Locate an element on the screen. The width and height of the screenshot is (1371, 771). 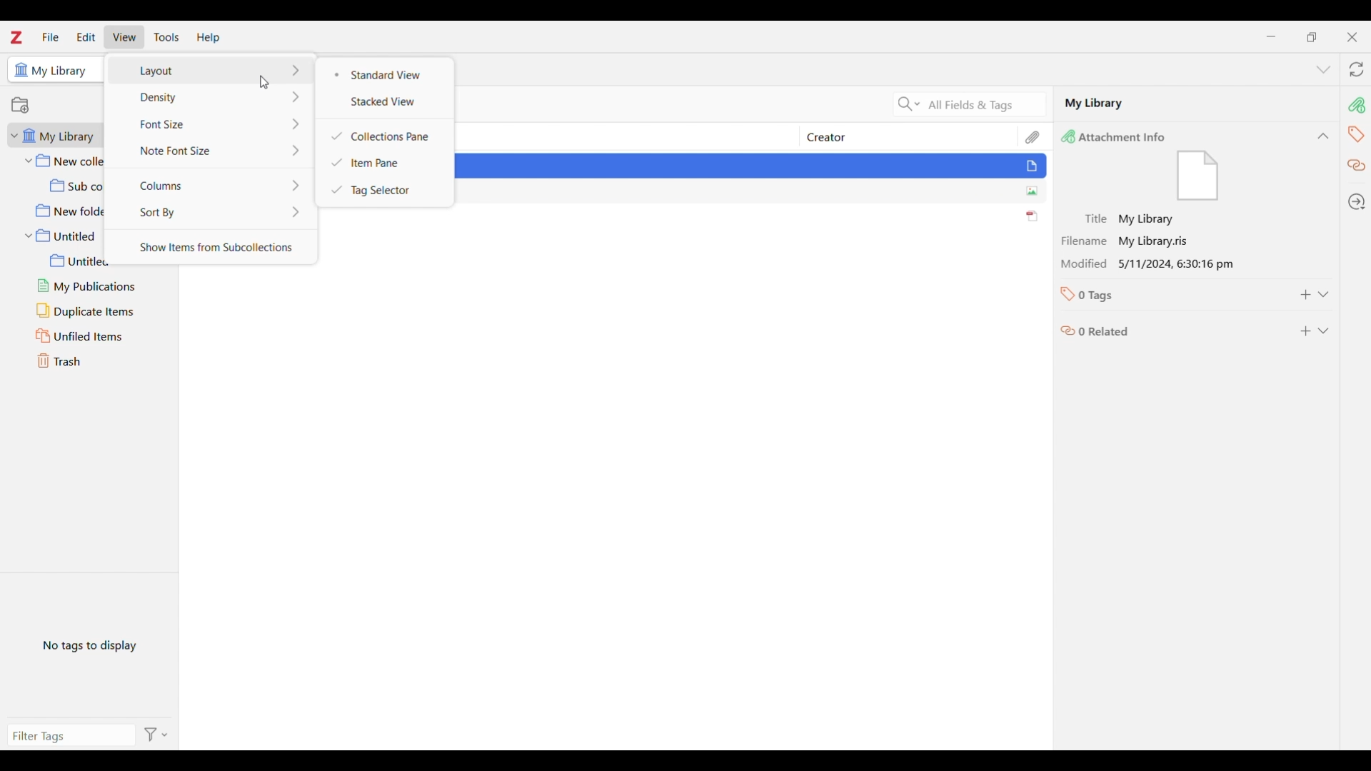
Font size options is located at coordinates (211, 124).